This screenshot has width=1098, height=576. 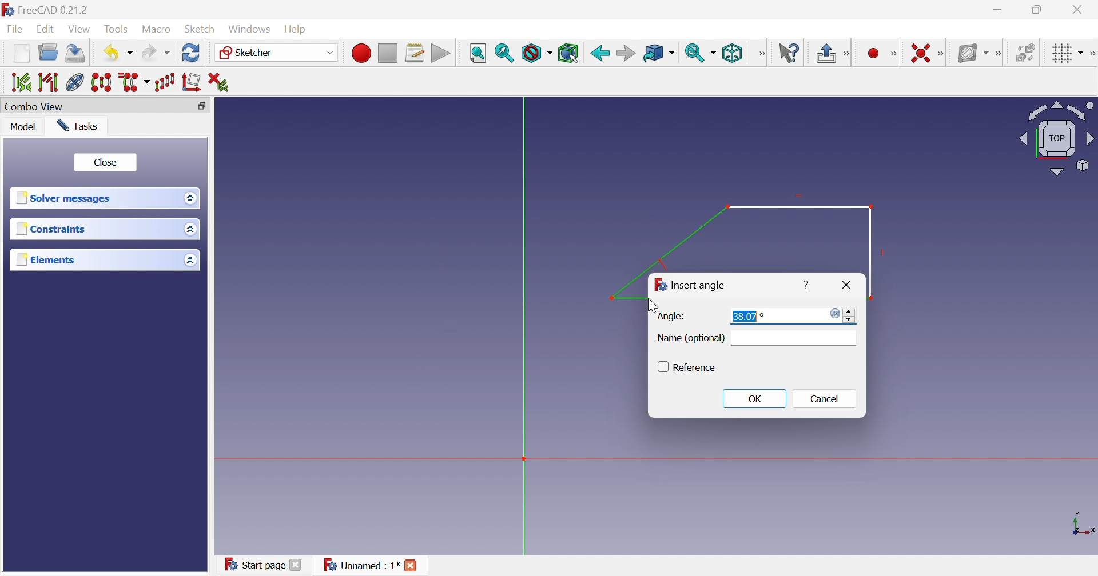 I want to click on Open, so click(x=50, y=54).